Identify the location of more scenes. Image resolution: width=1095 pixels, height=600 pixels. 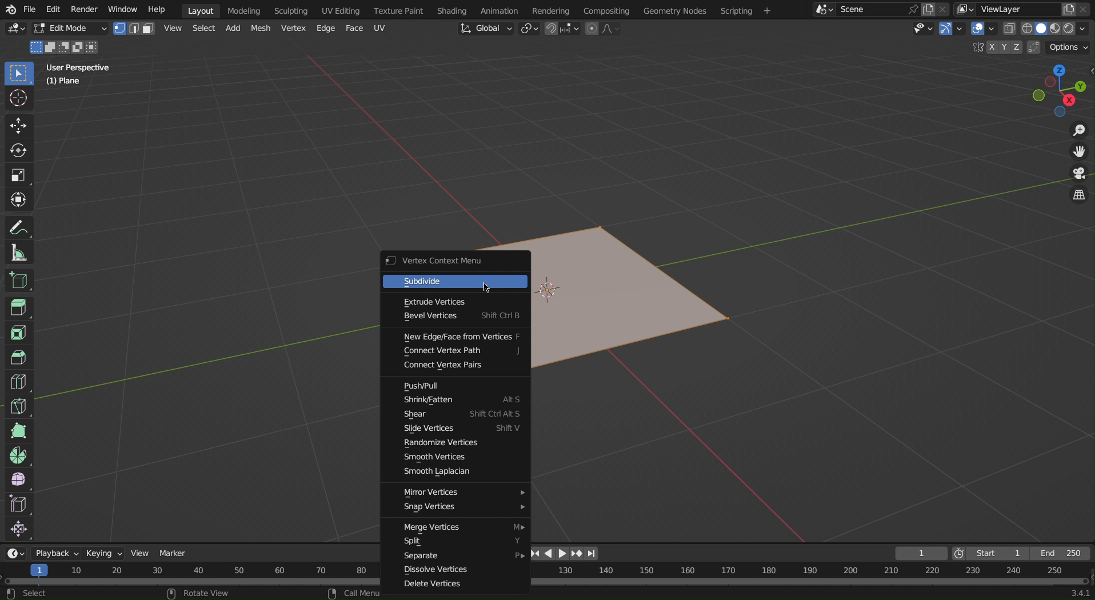
(823, 11).